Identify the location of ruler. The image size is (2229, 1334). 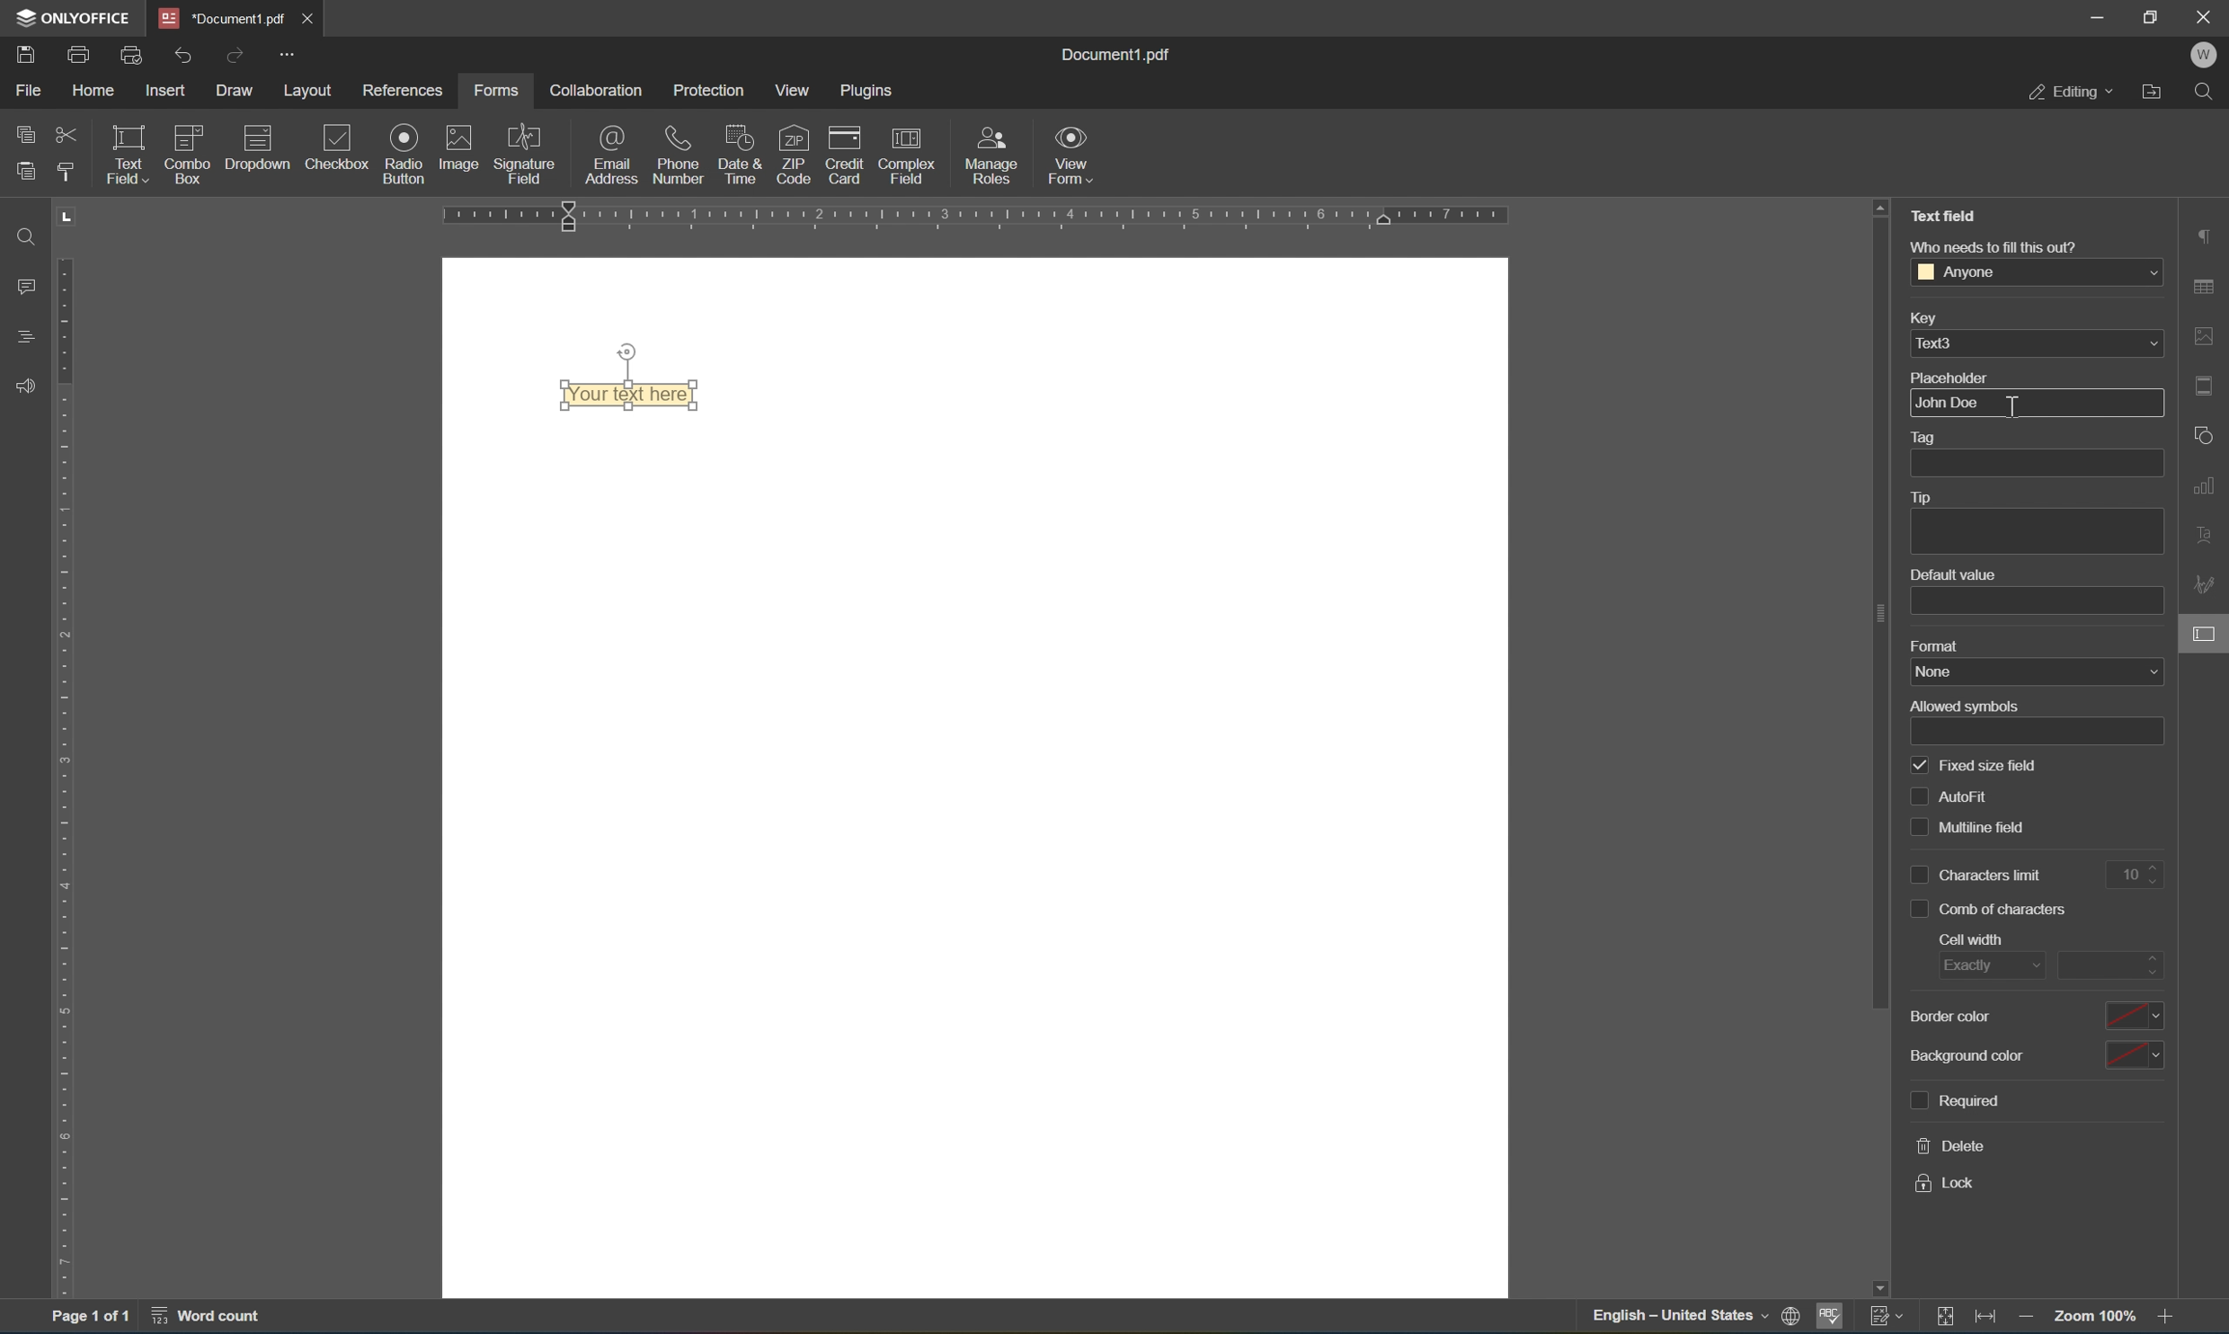
(965, 218).